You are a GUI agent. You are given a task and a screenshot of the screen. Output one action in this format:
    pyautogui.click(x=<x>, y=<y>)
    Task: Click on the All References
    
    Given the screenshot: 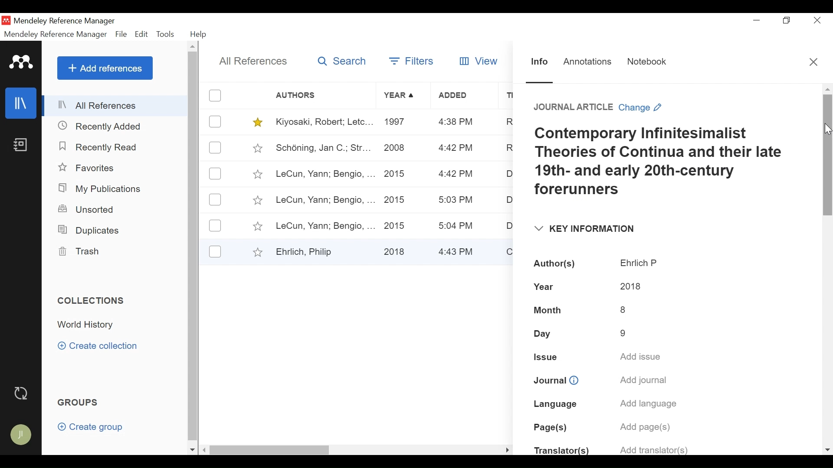 What is the action you would take?
    pyautogui.click(x=251, y=61)
    